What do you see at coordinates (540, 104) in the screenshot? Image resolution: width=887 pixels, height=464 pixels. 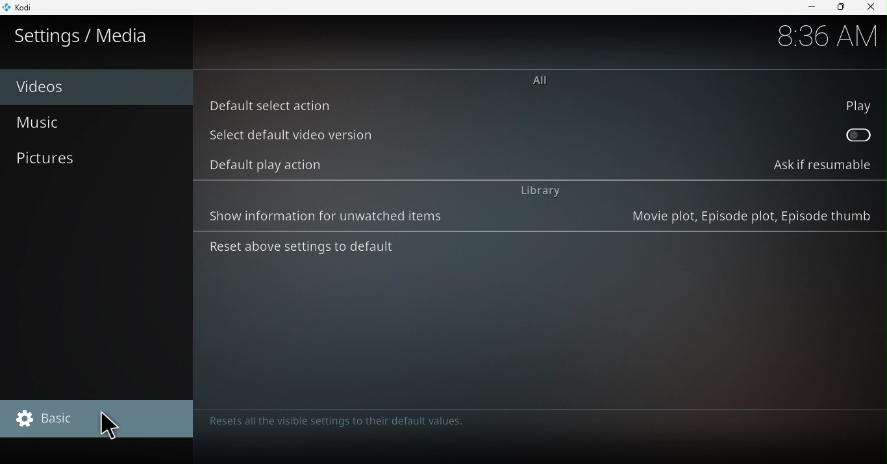 I see `Default select action : Play` at bounding box center [540, 104].